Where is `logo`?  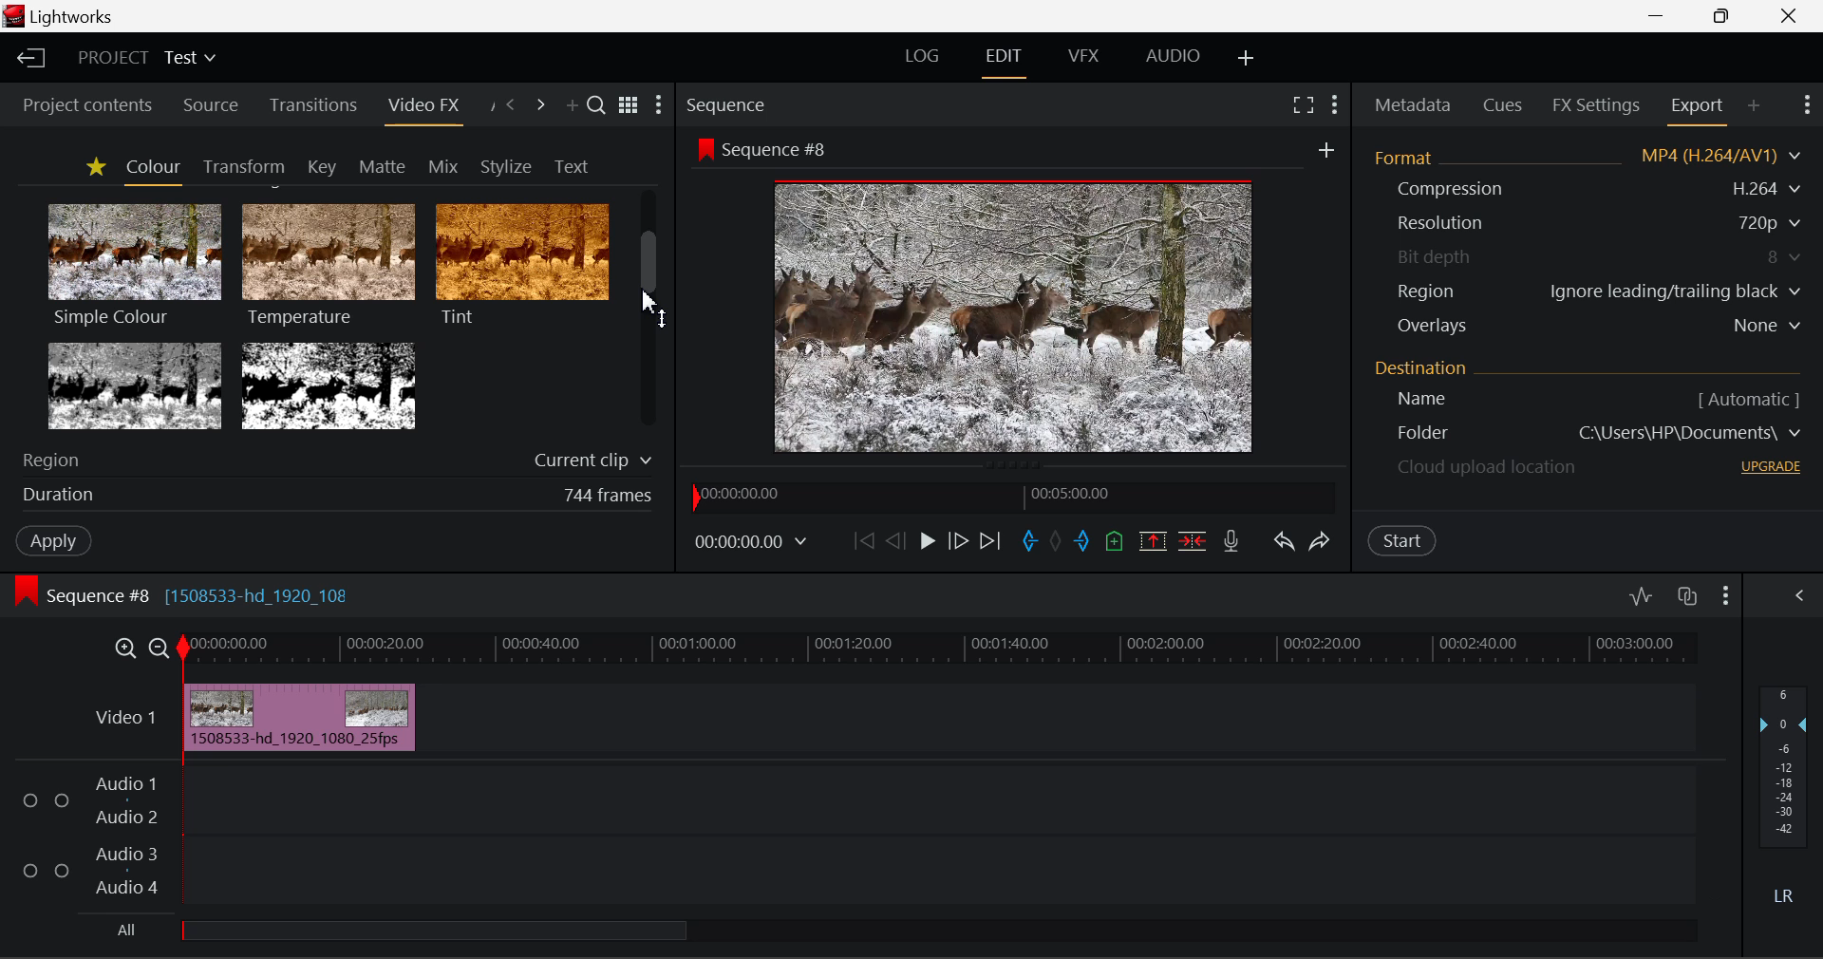
logo is located at coordinates (13, 16).